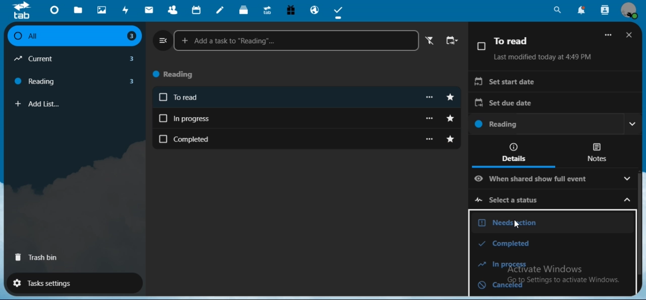 Image resolution: width=646 pixels, height=300 pixels. Describe the element at coordinates (431, 117) in the screenshot. I see `more` at that location.